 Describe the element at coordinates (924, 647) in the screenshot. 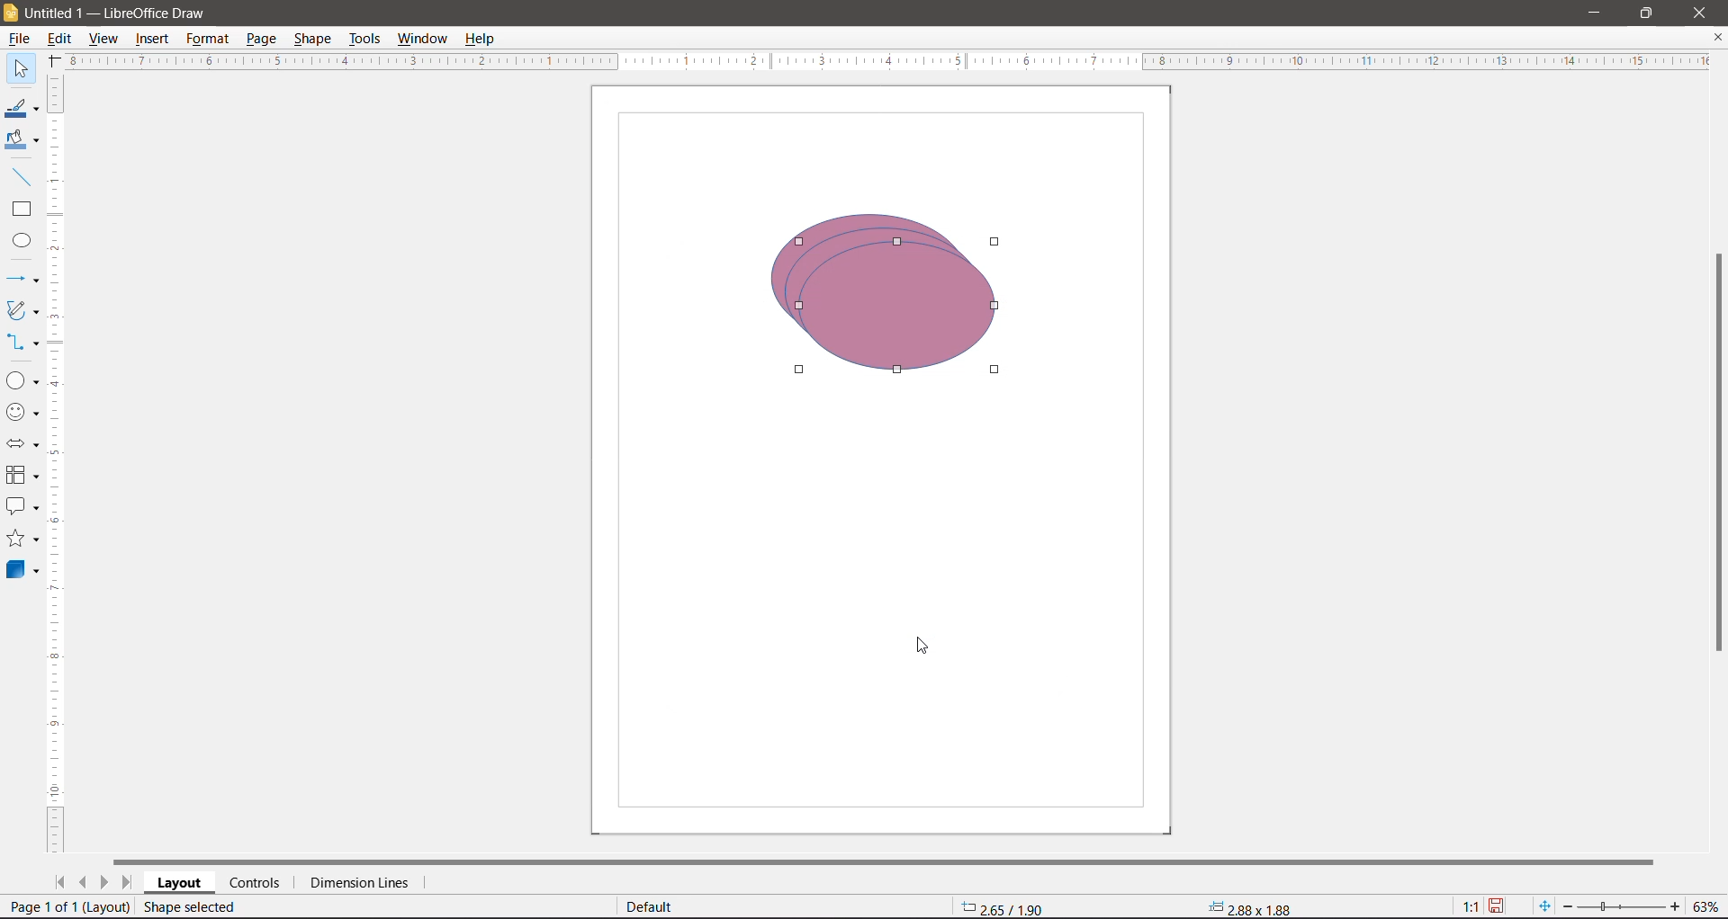

I see `Cursor` at that location.